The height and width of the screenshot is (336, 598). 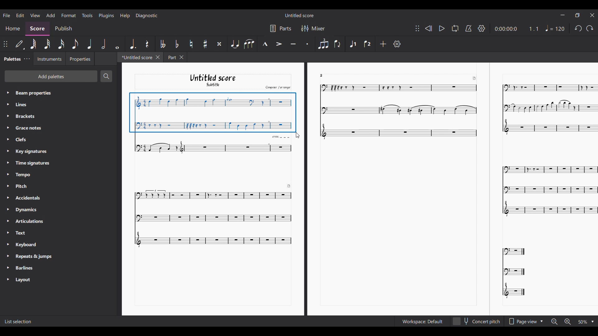 I want to click on , so click(x=551, y=107).